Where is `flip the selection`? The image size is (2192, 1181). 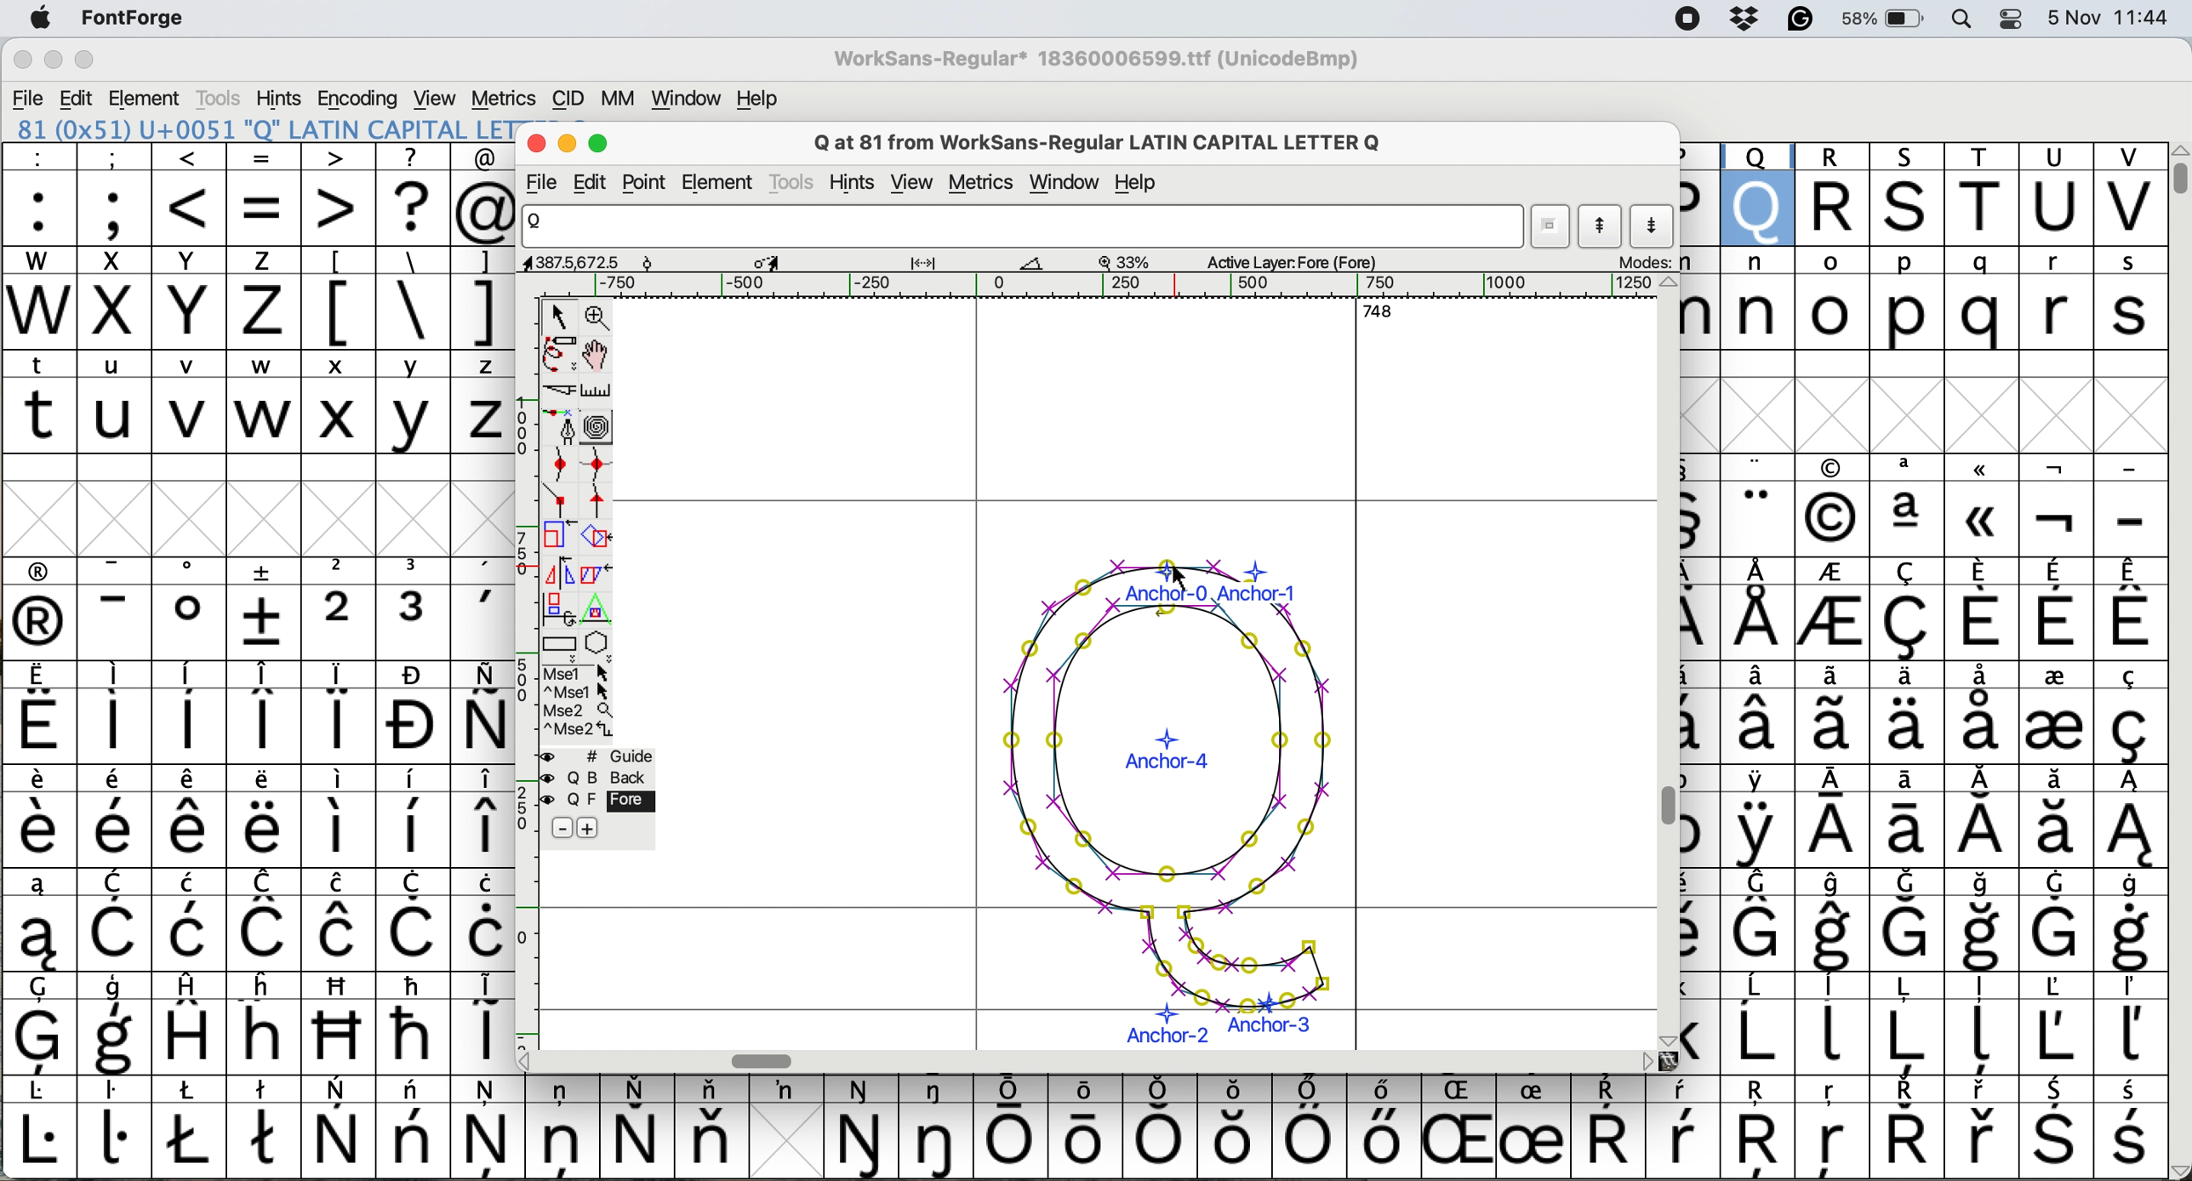
flip the selection is located at coordinates (558, 573).